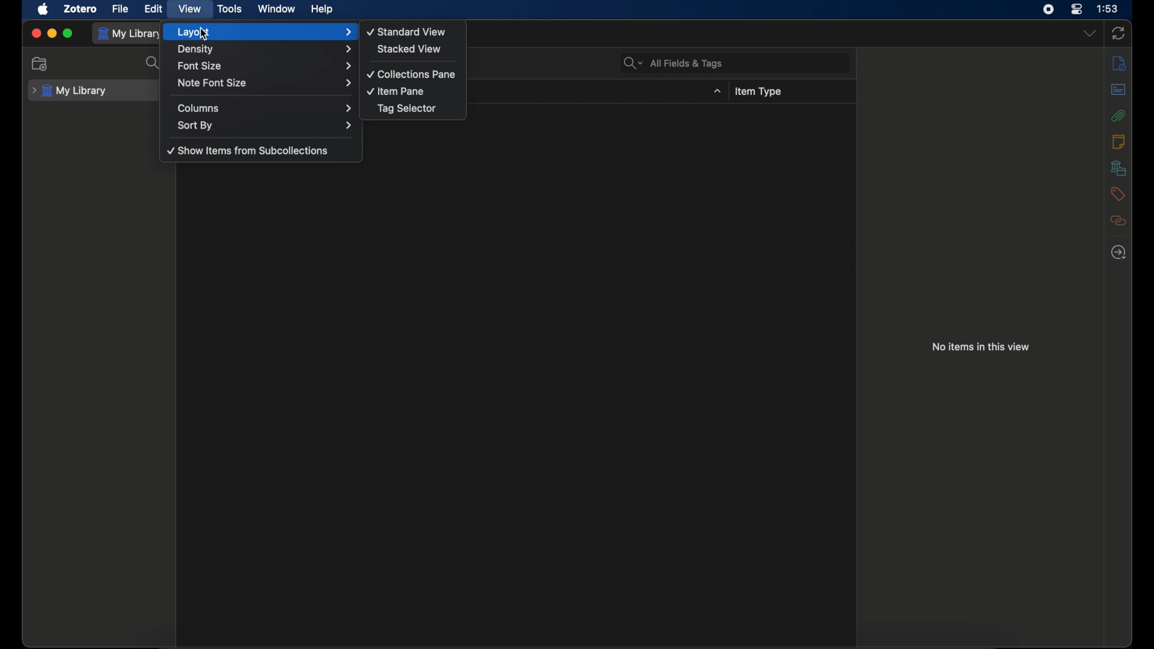 This screenshot has width=1154, height=649. I want to click on view, so click(189, 9).